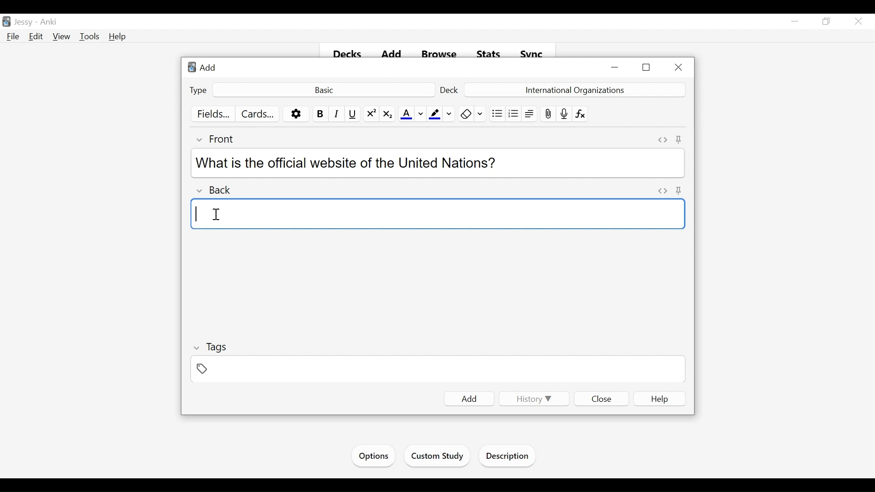 This screenshot has width=875, height=492. What do you see at coordinates (662, 190) in the screenshot?
I see `Toggle HTML Editor` at bounding box center [662, 190].